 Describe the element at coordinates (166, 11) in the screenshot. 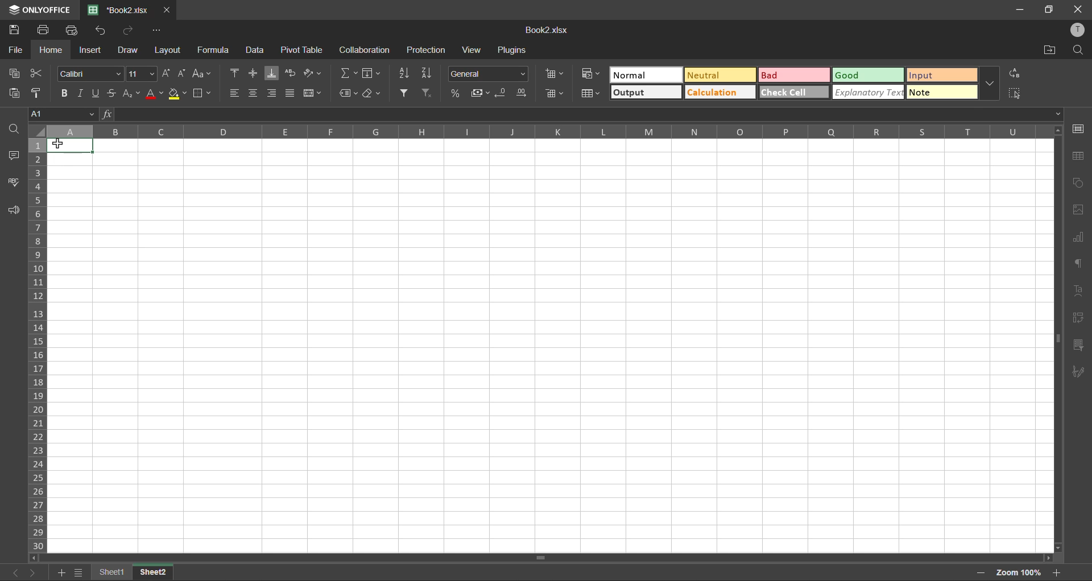

I see `close tab` at that location.